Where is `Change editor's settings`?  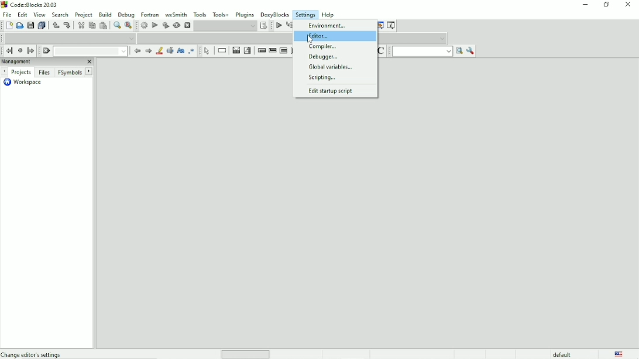 Change editor's settings is located at coordinates (35, 354).